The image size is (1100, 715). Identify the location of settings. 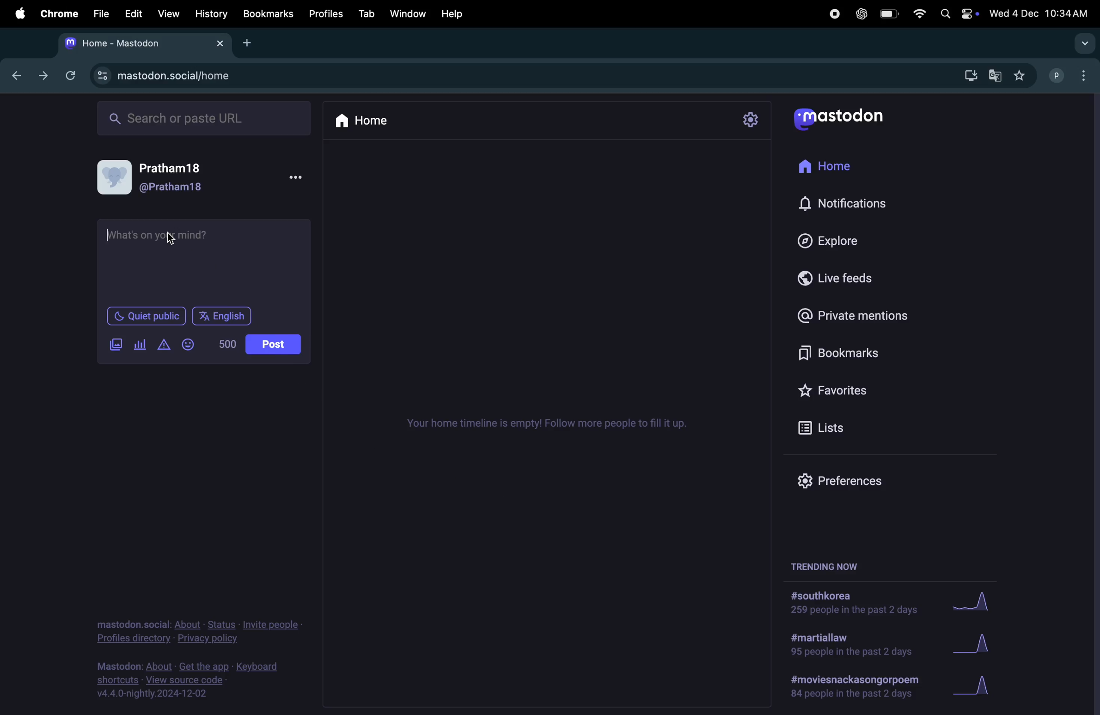
(753, 120).